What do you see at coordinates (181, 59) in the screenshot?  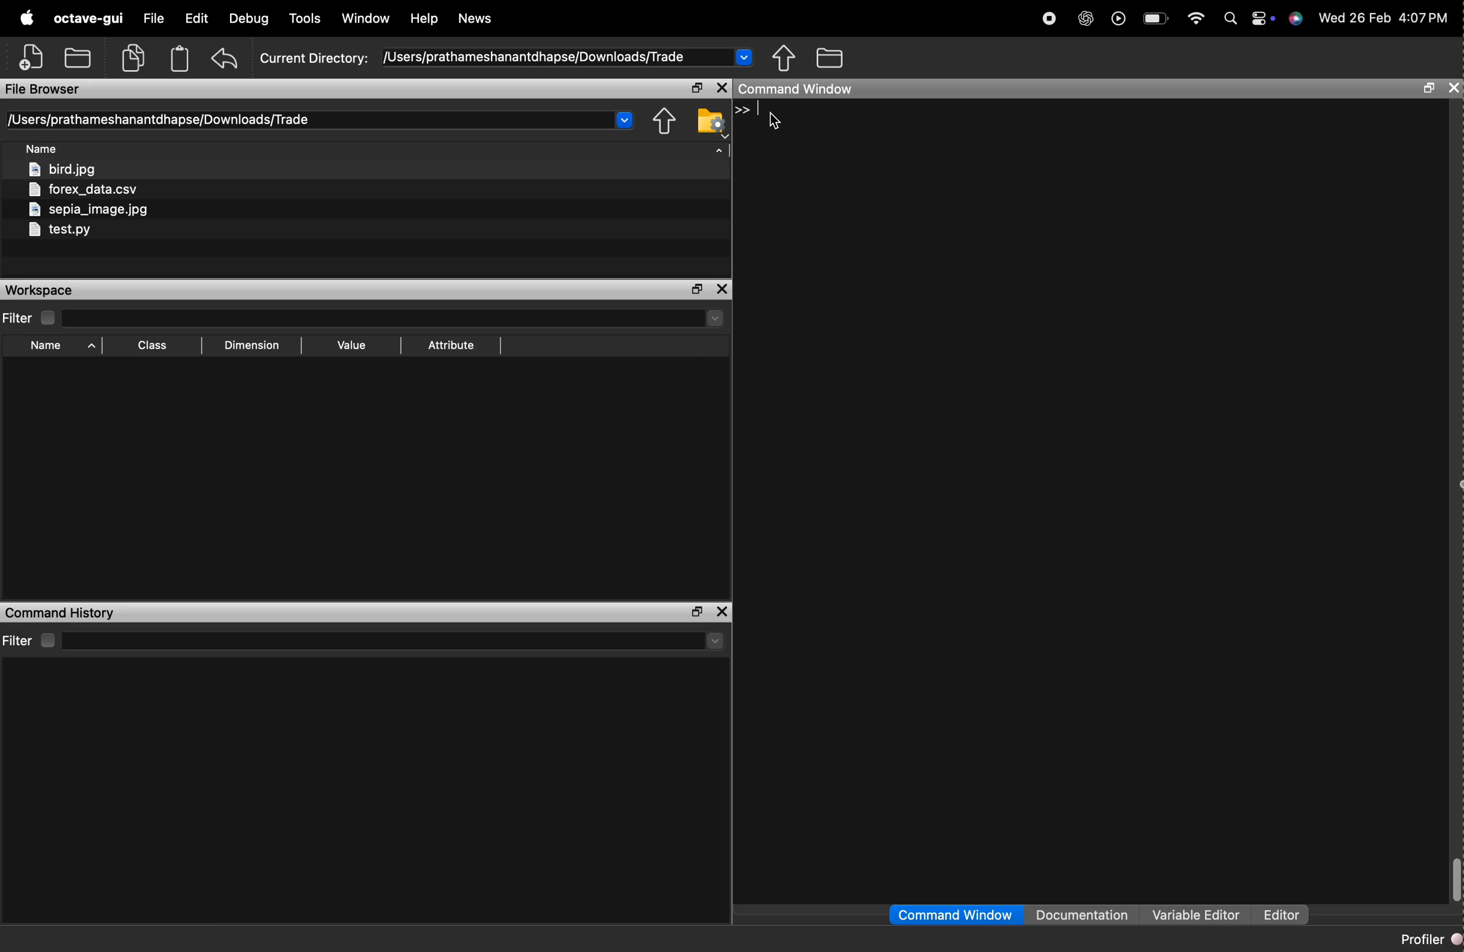 I see `Clipboard ` at bounding box center [181, 59].